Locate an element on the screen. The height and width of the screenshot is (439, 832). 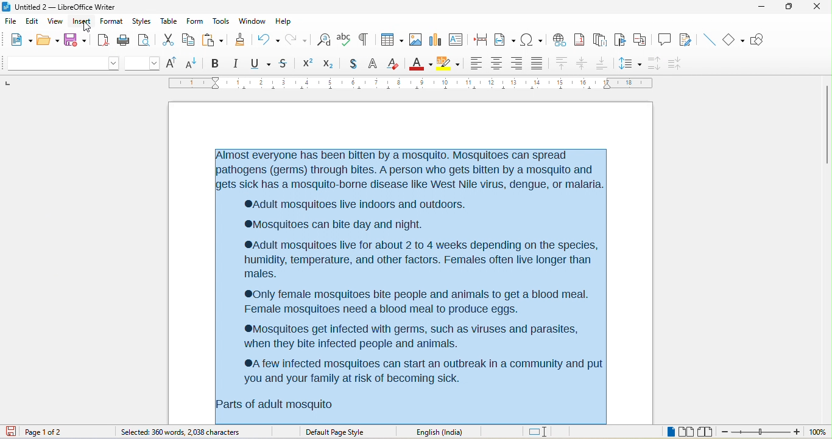
redo is located at coordinates (295, 39).